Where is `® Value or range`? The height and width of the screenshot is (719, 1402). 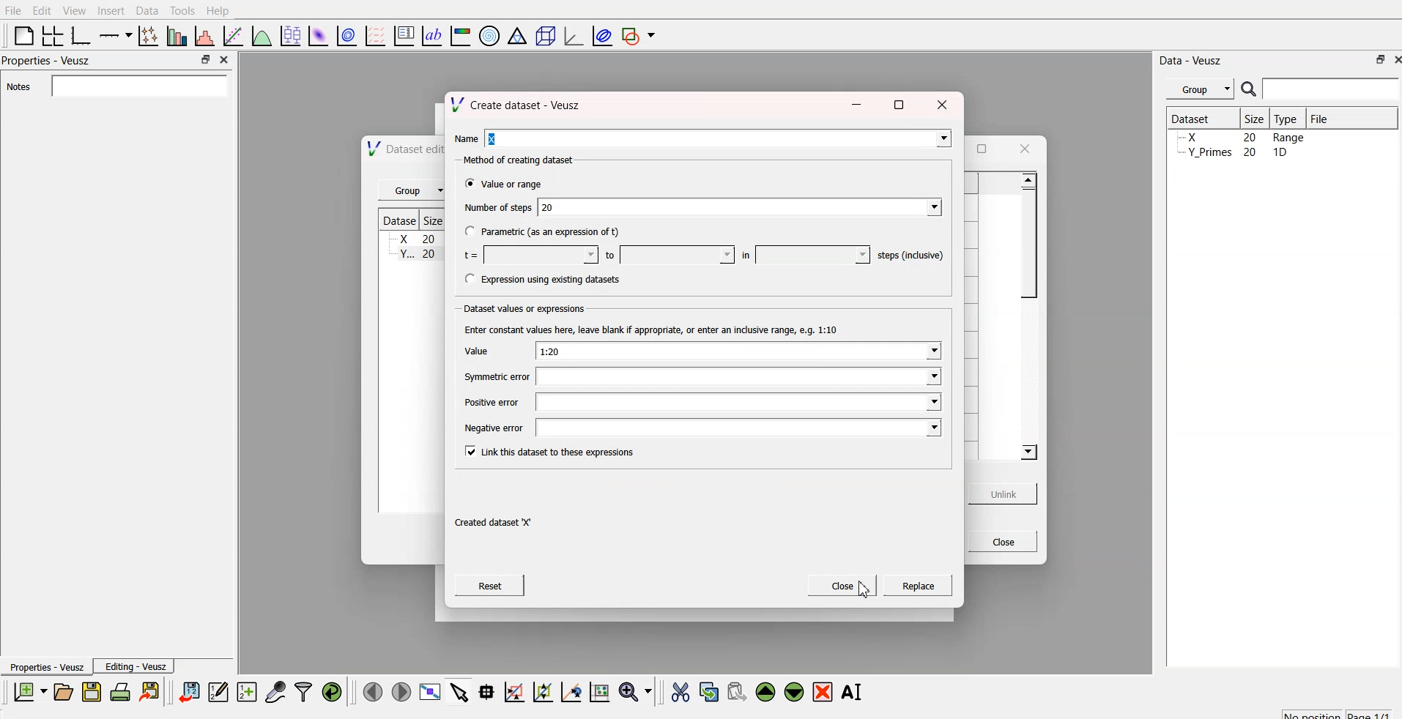 ® Value or range is located at coordinates (504, 182).